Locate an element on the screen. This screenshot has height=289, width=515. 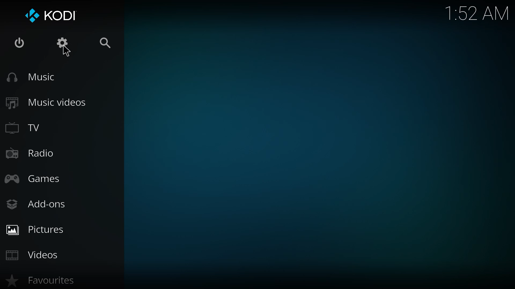
favorites is located at coordinates (44, 280).